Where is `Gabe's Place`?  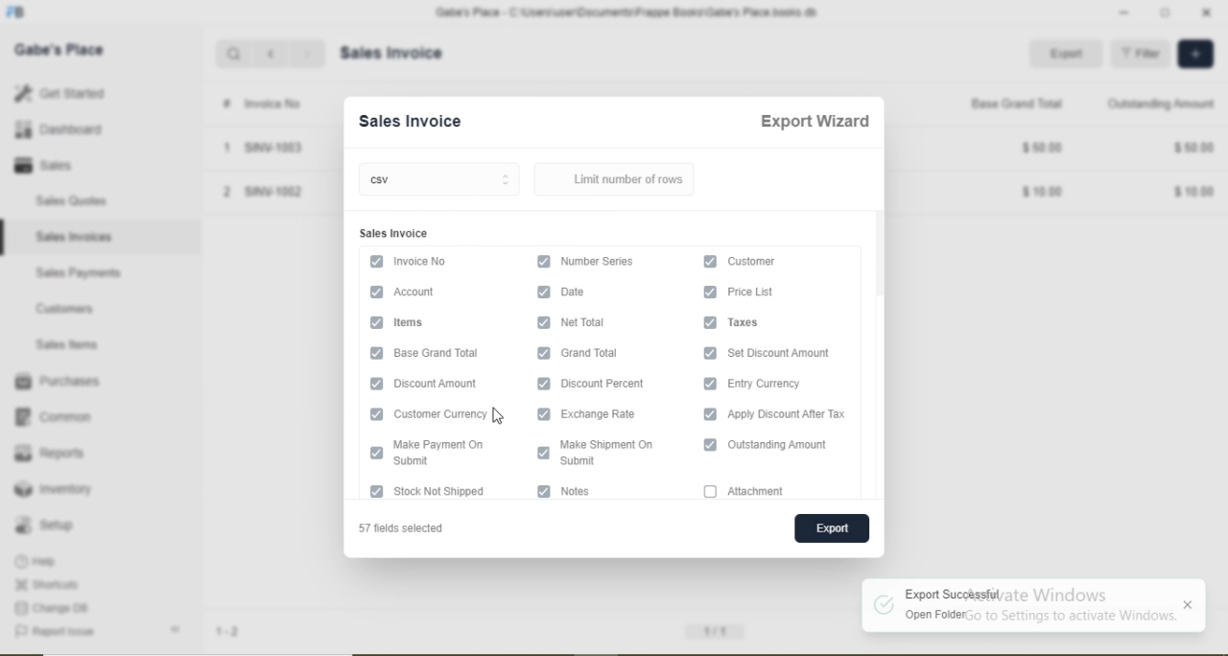 Gabe's Place is located at coordinates (61, 49).